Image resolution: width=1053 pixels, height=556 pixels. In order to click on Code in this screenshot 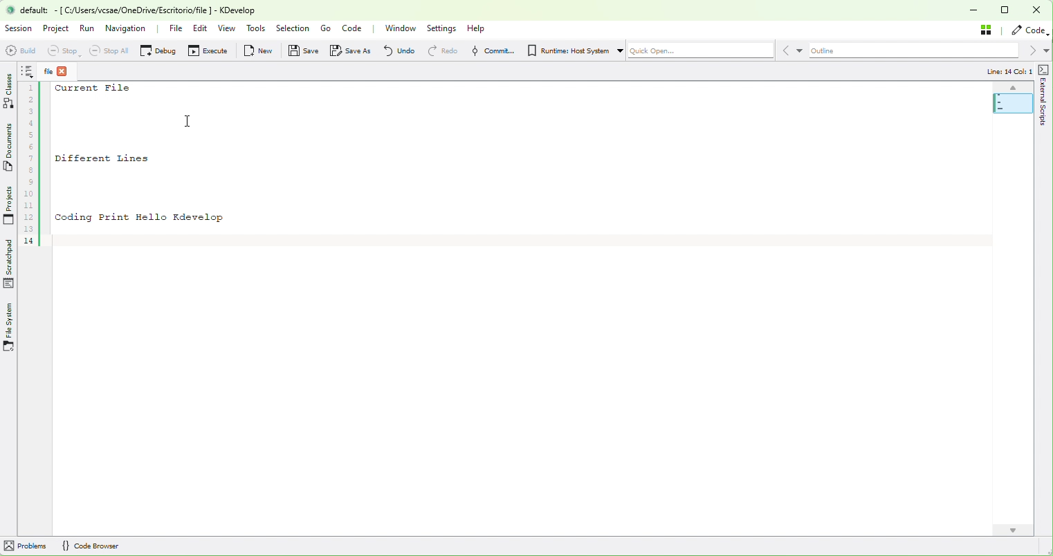, I will do `click(354, 29)`.